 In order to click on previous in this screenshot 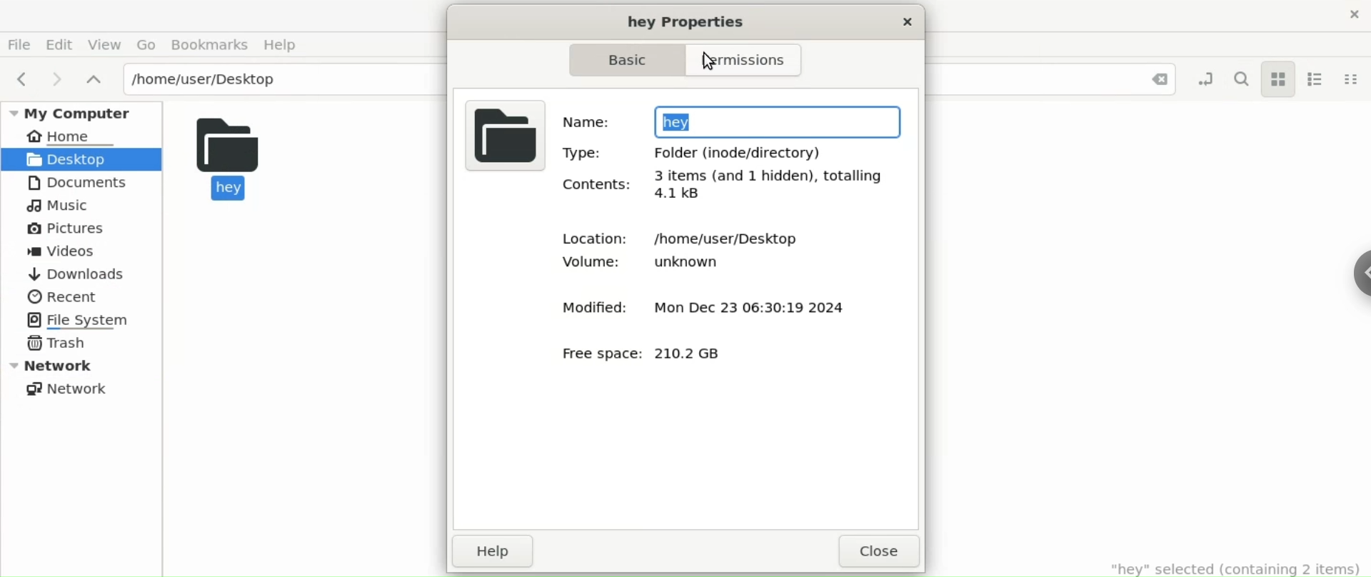, I will do `click(21, 79)`.